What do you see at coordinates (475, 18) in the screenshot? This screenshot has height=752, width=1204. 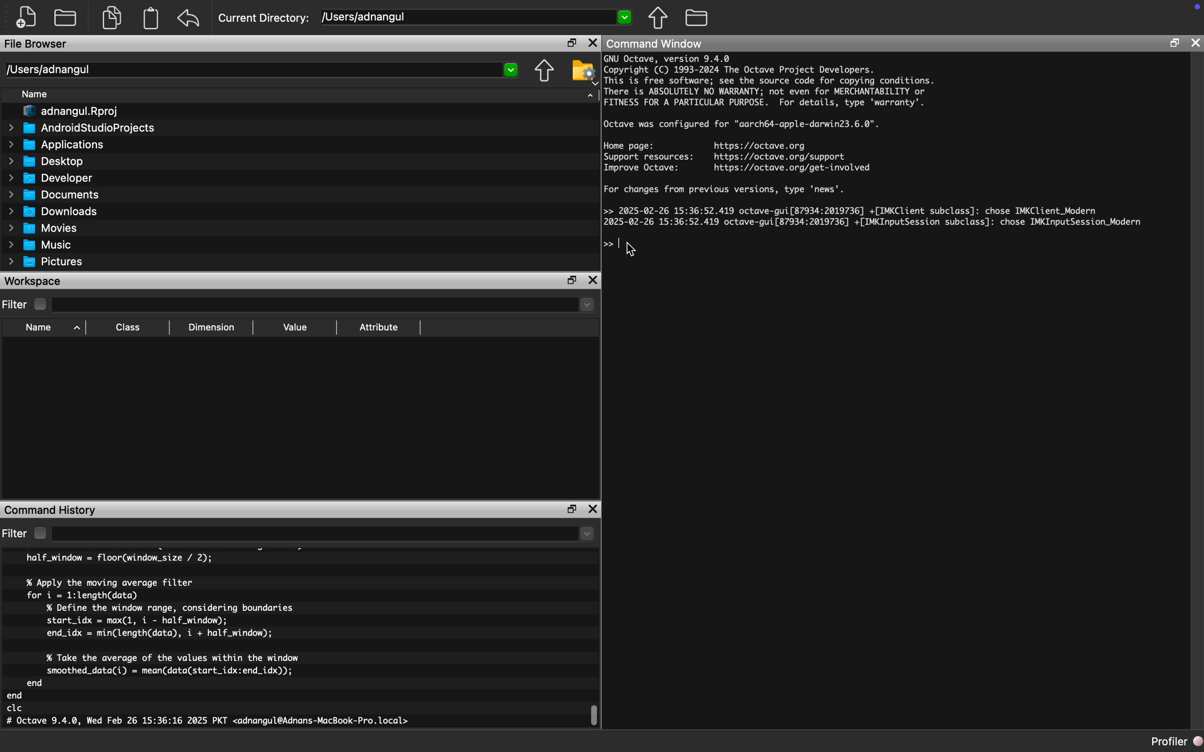 I see `/Users/adnangul ` at bounding box center [475, 18].